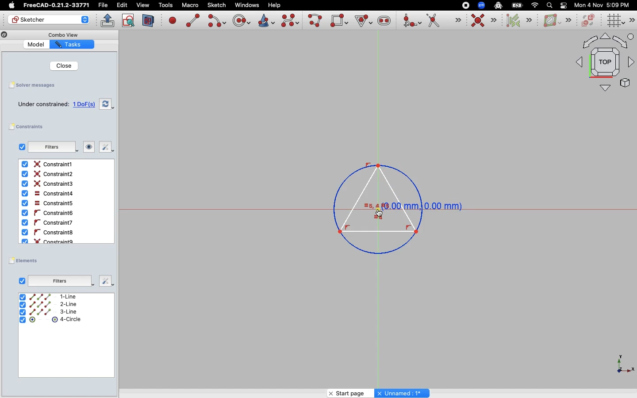 This screenshot has height=398, width=637. Describe the element at coordinates (20, 147) in the screenshot. I see `Checkbox` at that location.